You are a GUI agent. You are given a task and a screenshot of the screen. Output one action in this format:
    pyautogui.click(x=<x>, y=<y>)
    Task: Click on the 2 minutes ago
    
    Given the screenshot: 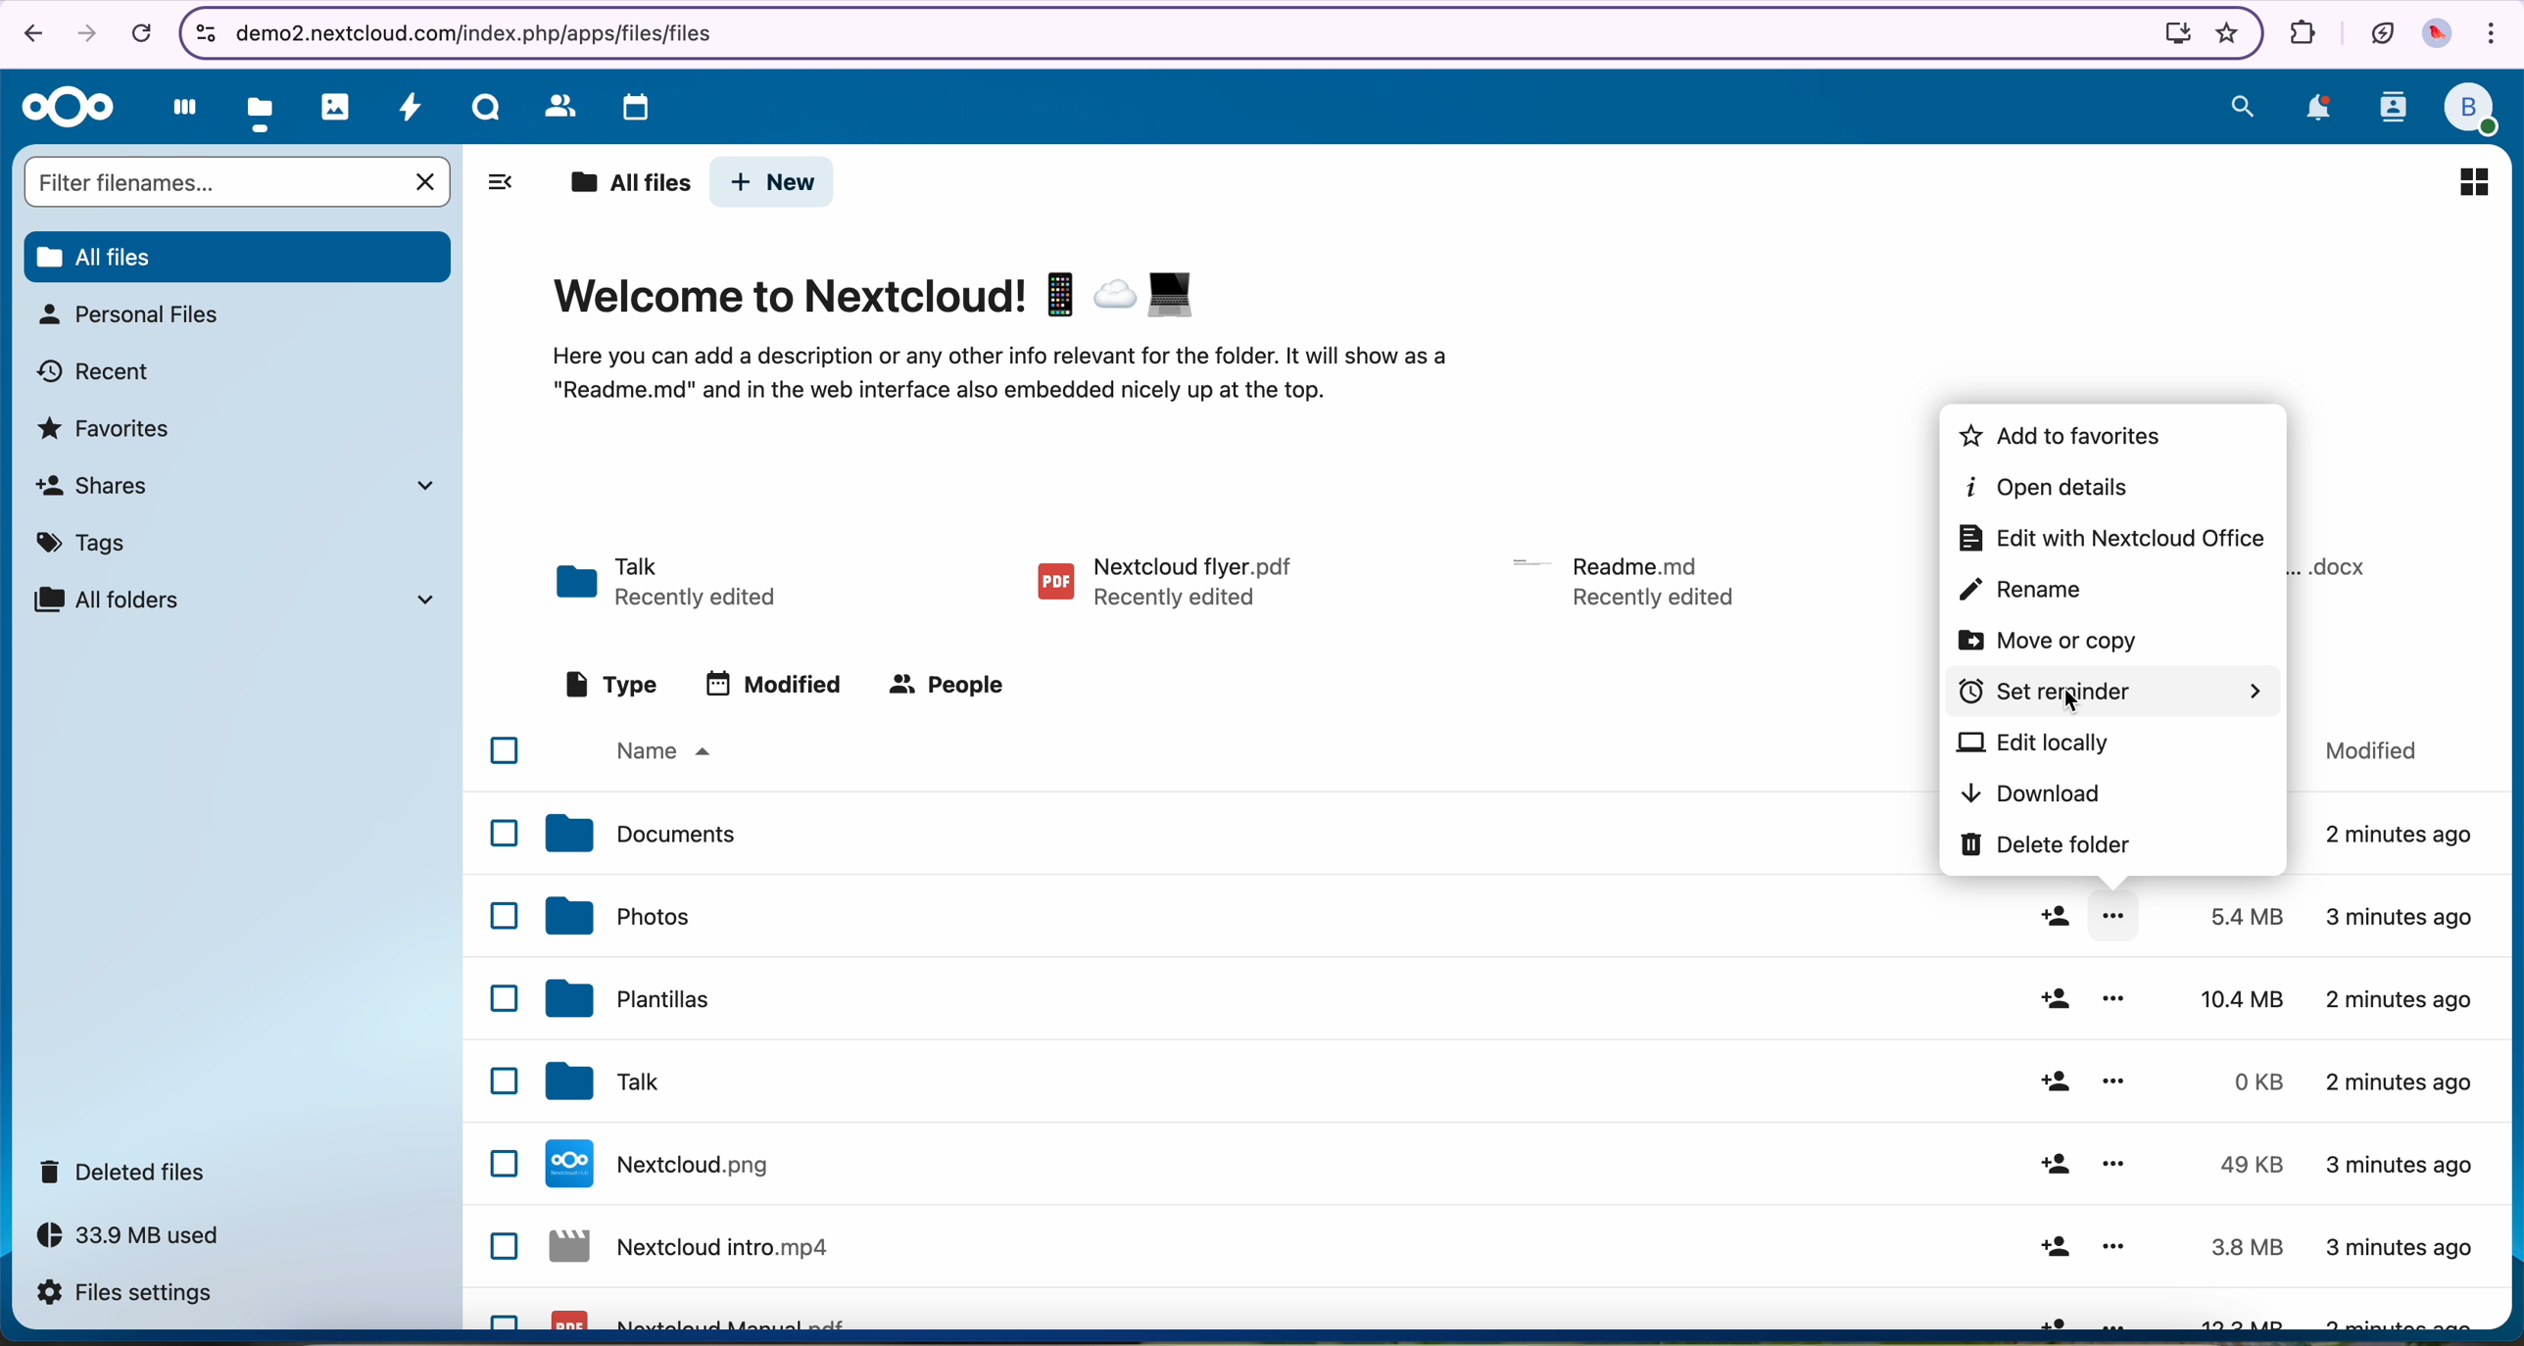 What is the action you would take?
    pyautogui.click(x=2401, y=1088)
    